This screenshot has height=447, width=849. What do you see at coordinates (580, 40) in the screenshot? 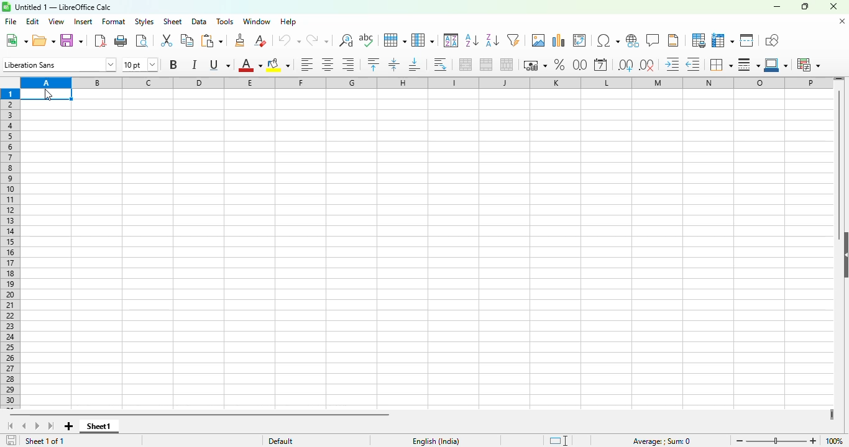
I see `insert or edit pivot table` at bounding box center [580, 40].